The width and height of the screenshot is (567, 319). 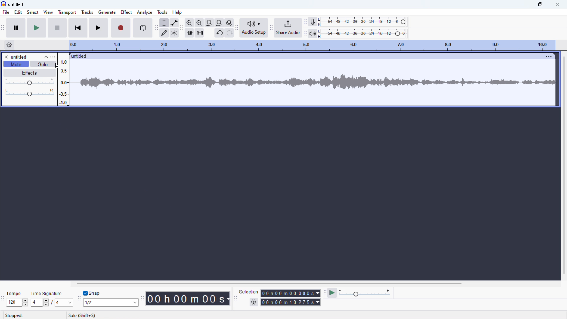 What do you see at coordinates (88, 12) in the screenshot?
I see `tracks` at bounding box center [88, 12].